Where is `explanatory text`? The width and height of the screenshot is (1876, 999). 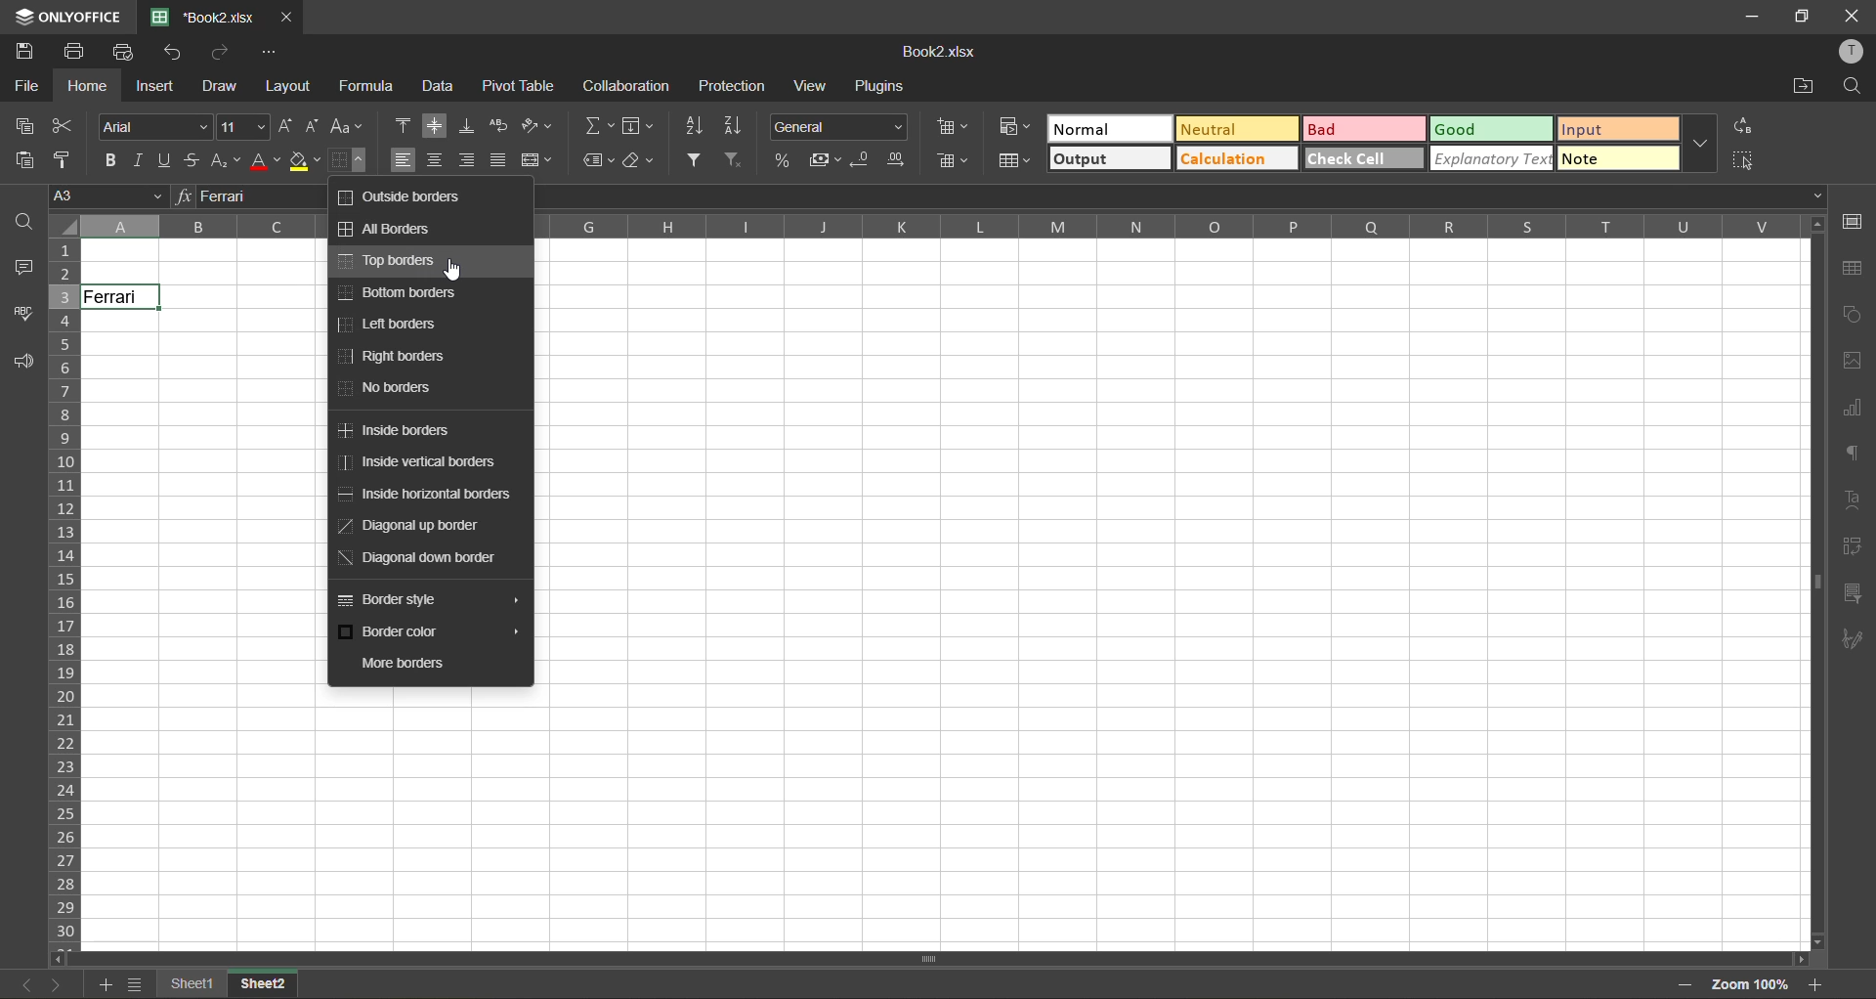
explanatory text is located at coordinates (1491, 159).